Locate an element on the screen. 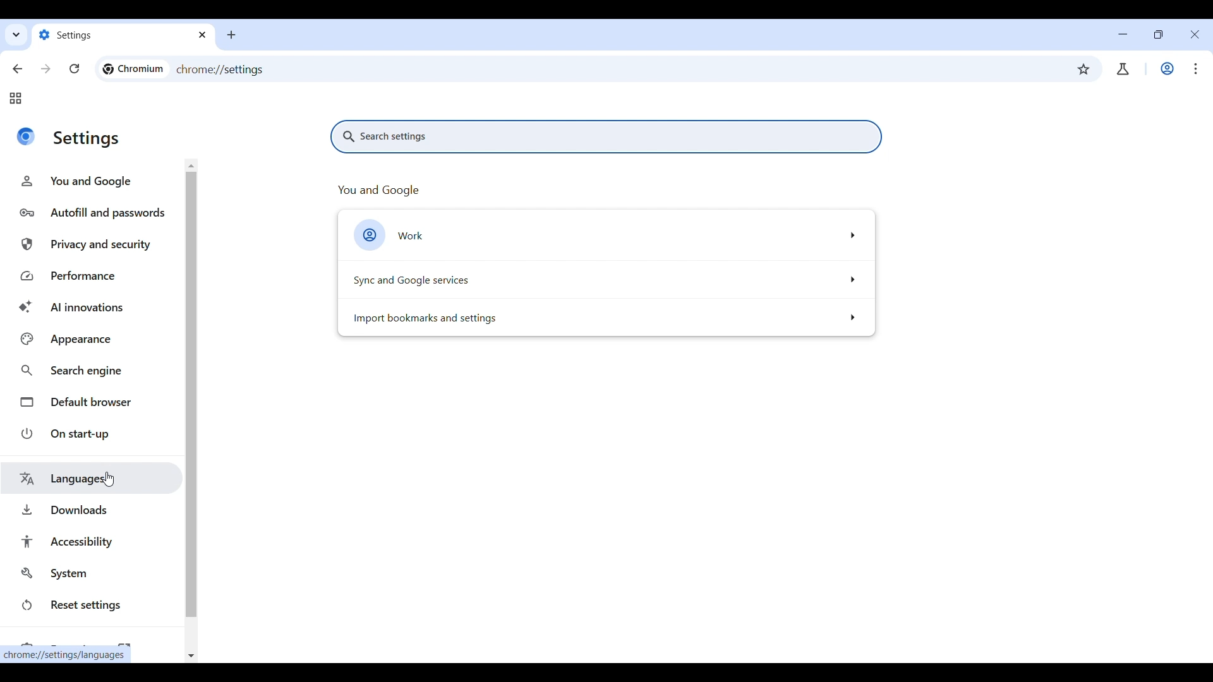 This screenshot has width=1213, height=682. Cursor is located at coordinates (1194, 74).